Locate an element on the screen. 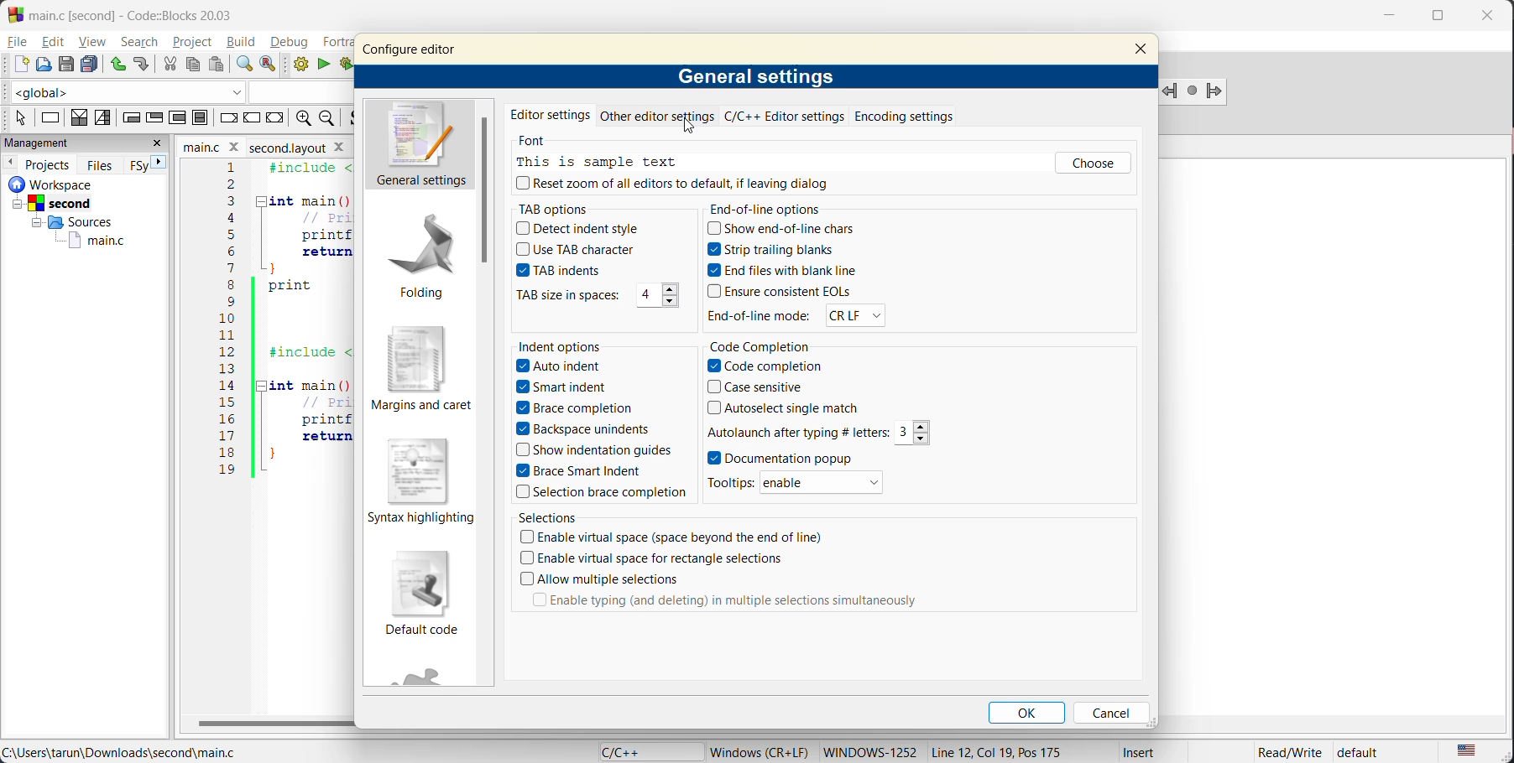  End files with blank line is located at coordinates (802, 270).